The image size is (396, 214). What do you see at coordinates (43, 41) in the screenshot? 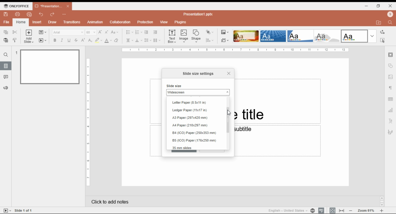
I see `start slideshow` at bounding box center [43, 41].